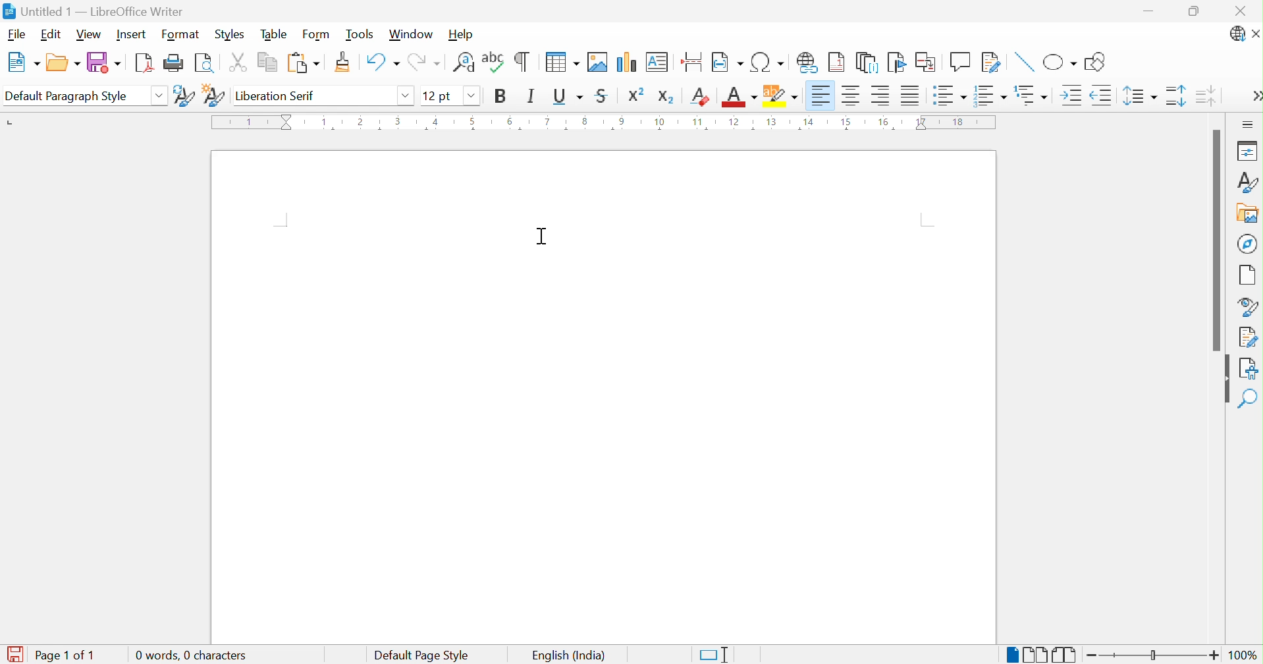 Image resolution: width=1263 pixels, height=664 pixels. What do you see at coordinates (1071, 96) in the screenshot?
I see `Increase indent` at bounding box center [1071, 96].